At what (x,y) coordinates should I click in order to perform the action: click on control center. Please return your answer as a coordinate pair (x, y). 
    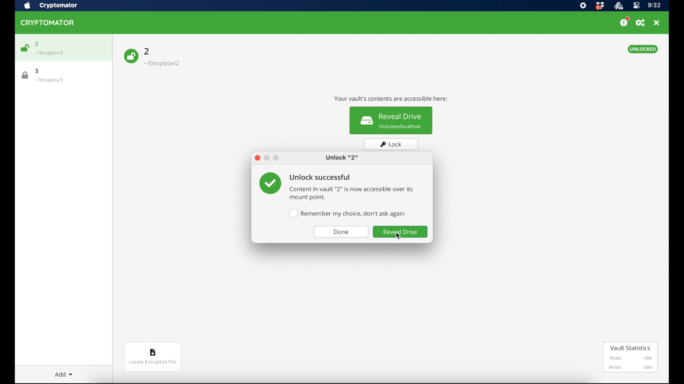
    Looking at the image, I should click on (637, 6).